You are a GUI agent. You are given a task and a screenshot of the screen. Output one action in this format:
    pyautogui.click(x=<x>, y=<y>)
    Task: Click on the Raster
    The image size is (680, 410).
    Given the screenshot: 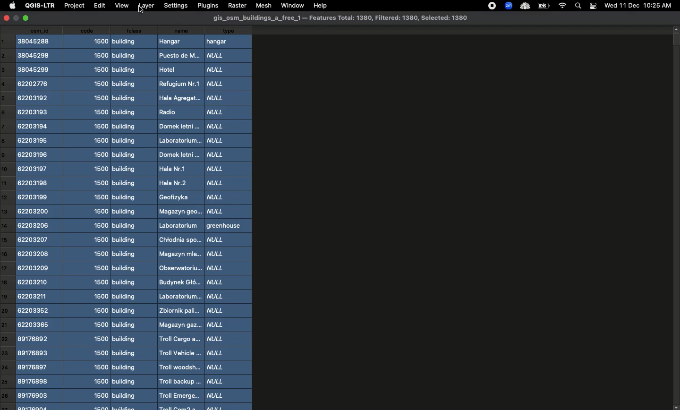 What is the action you would take?
    pyautogui.click(x=237, y=5)
    